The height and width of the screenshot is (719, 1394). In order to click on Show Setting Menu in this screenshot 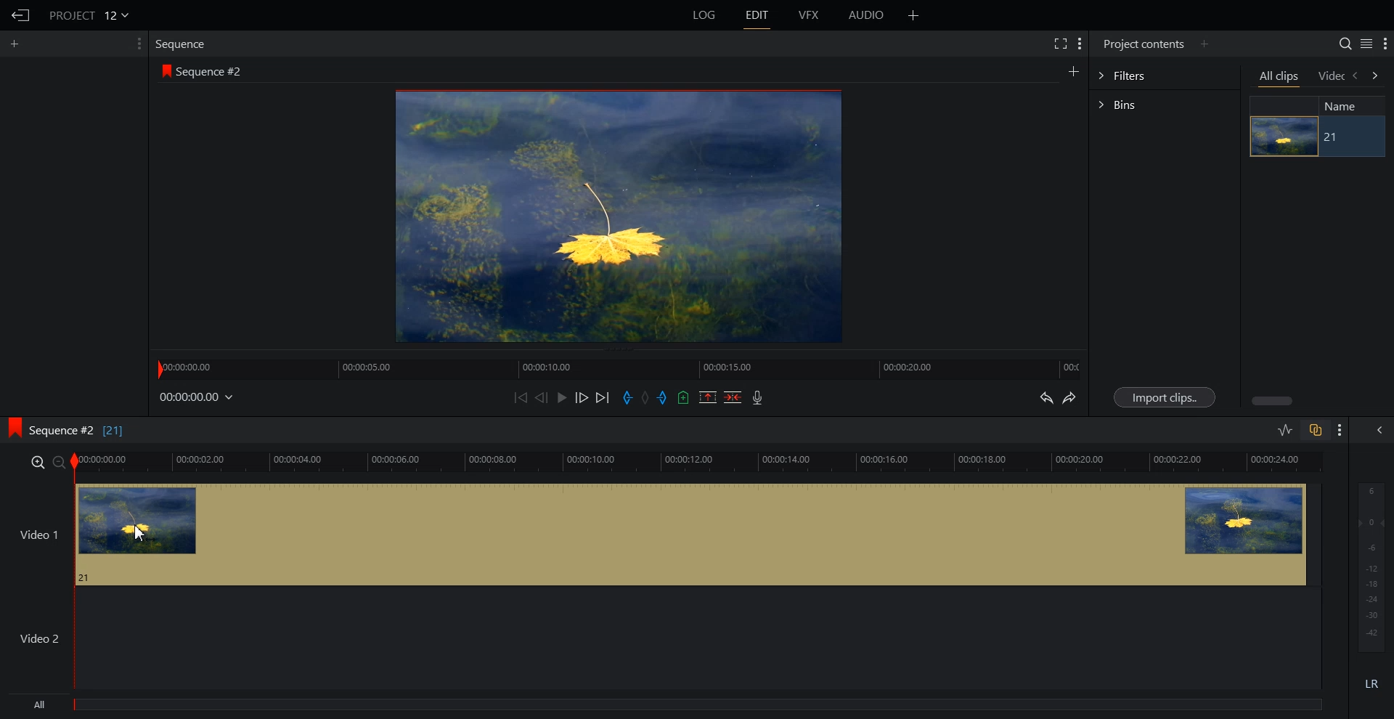, I will do `click(1385, 44)`.